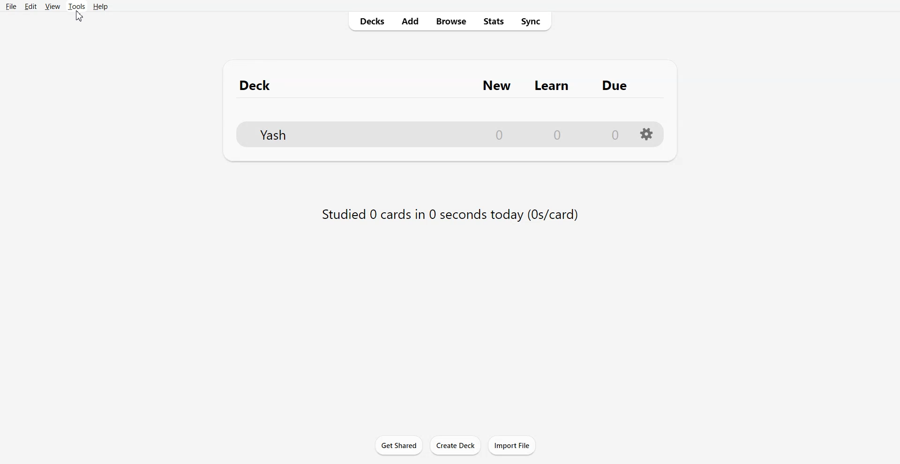 Image resolution: width=900 pixels, height=464 pixels. I want to click on Due, so click(615, 85).